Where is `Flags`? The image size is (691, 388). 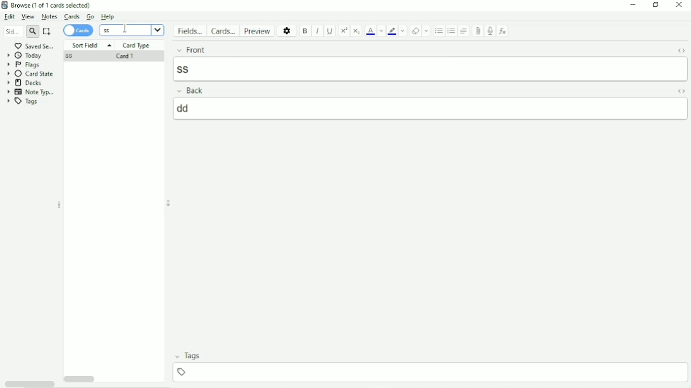 Flags is located at coordinates (23, 64).